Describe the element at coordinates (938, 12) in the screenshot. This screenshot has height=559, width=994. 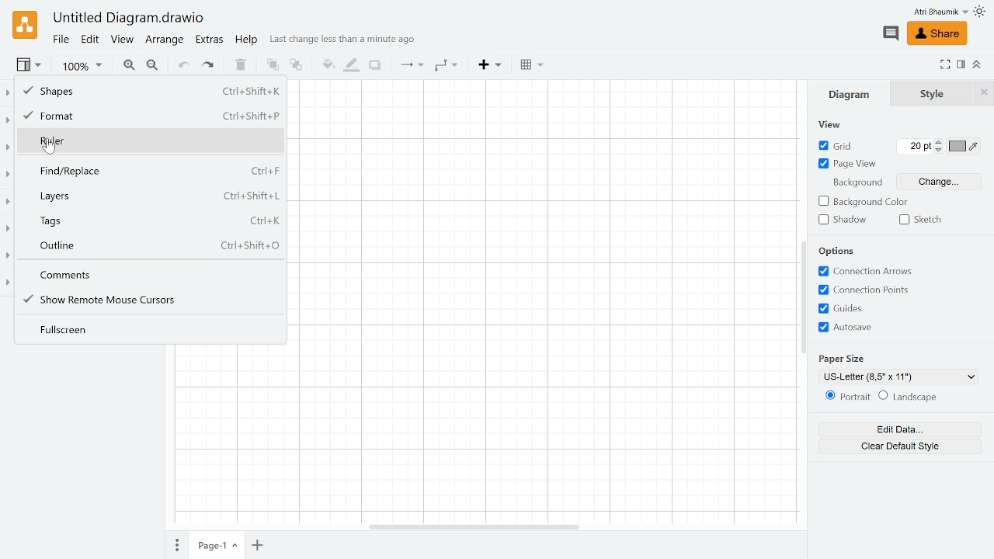
I see `Profile` at that location.